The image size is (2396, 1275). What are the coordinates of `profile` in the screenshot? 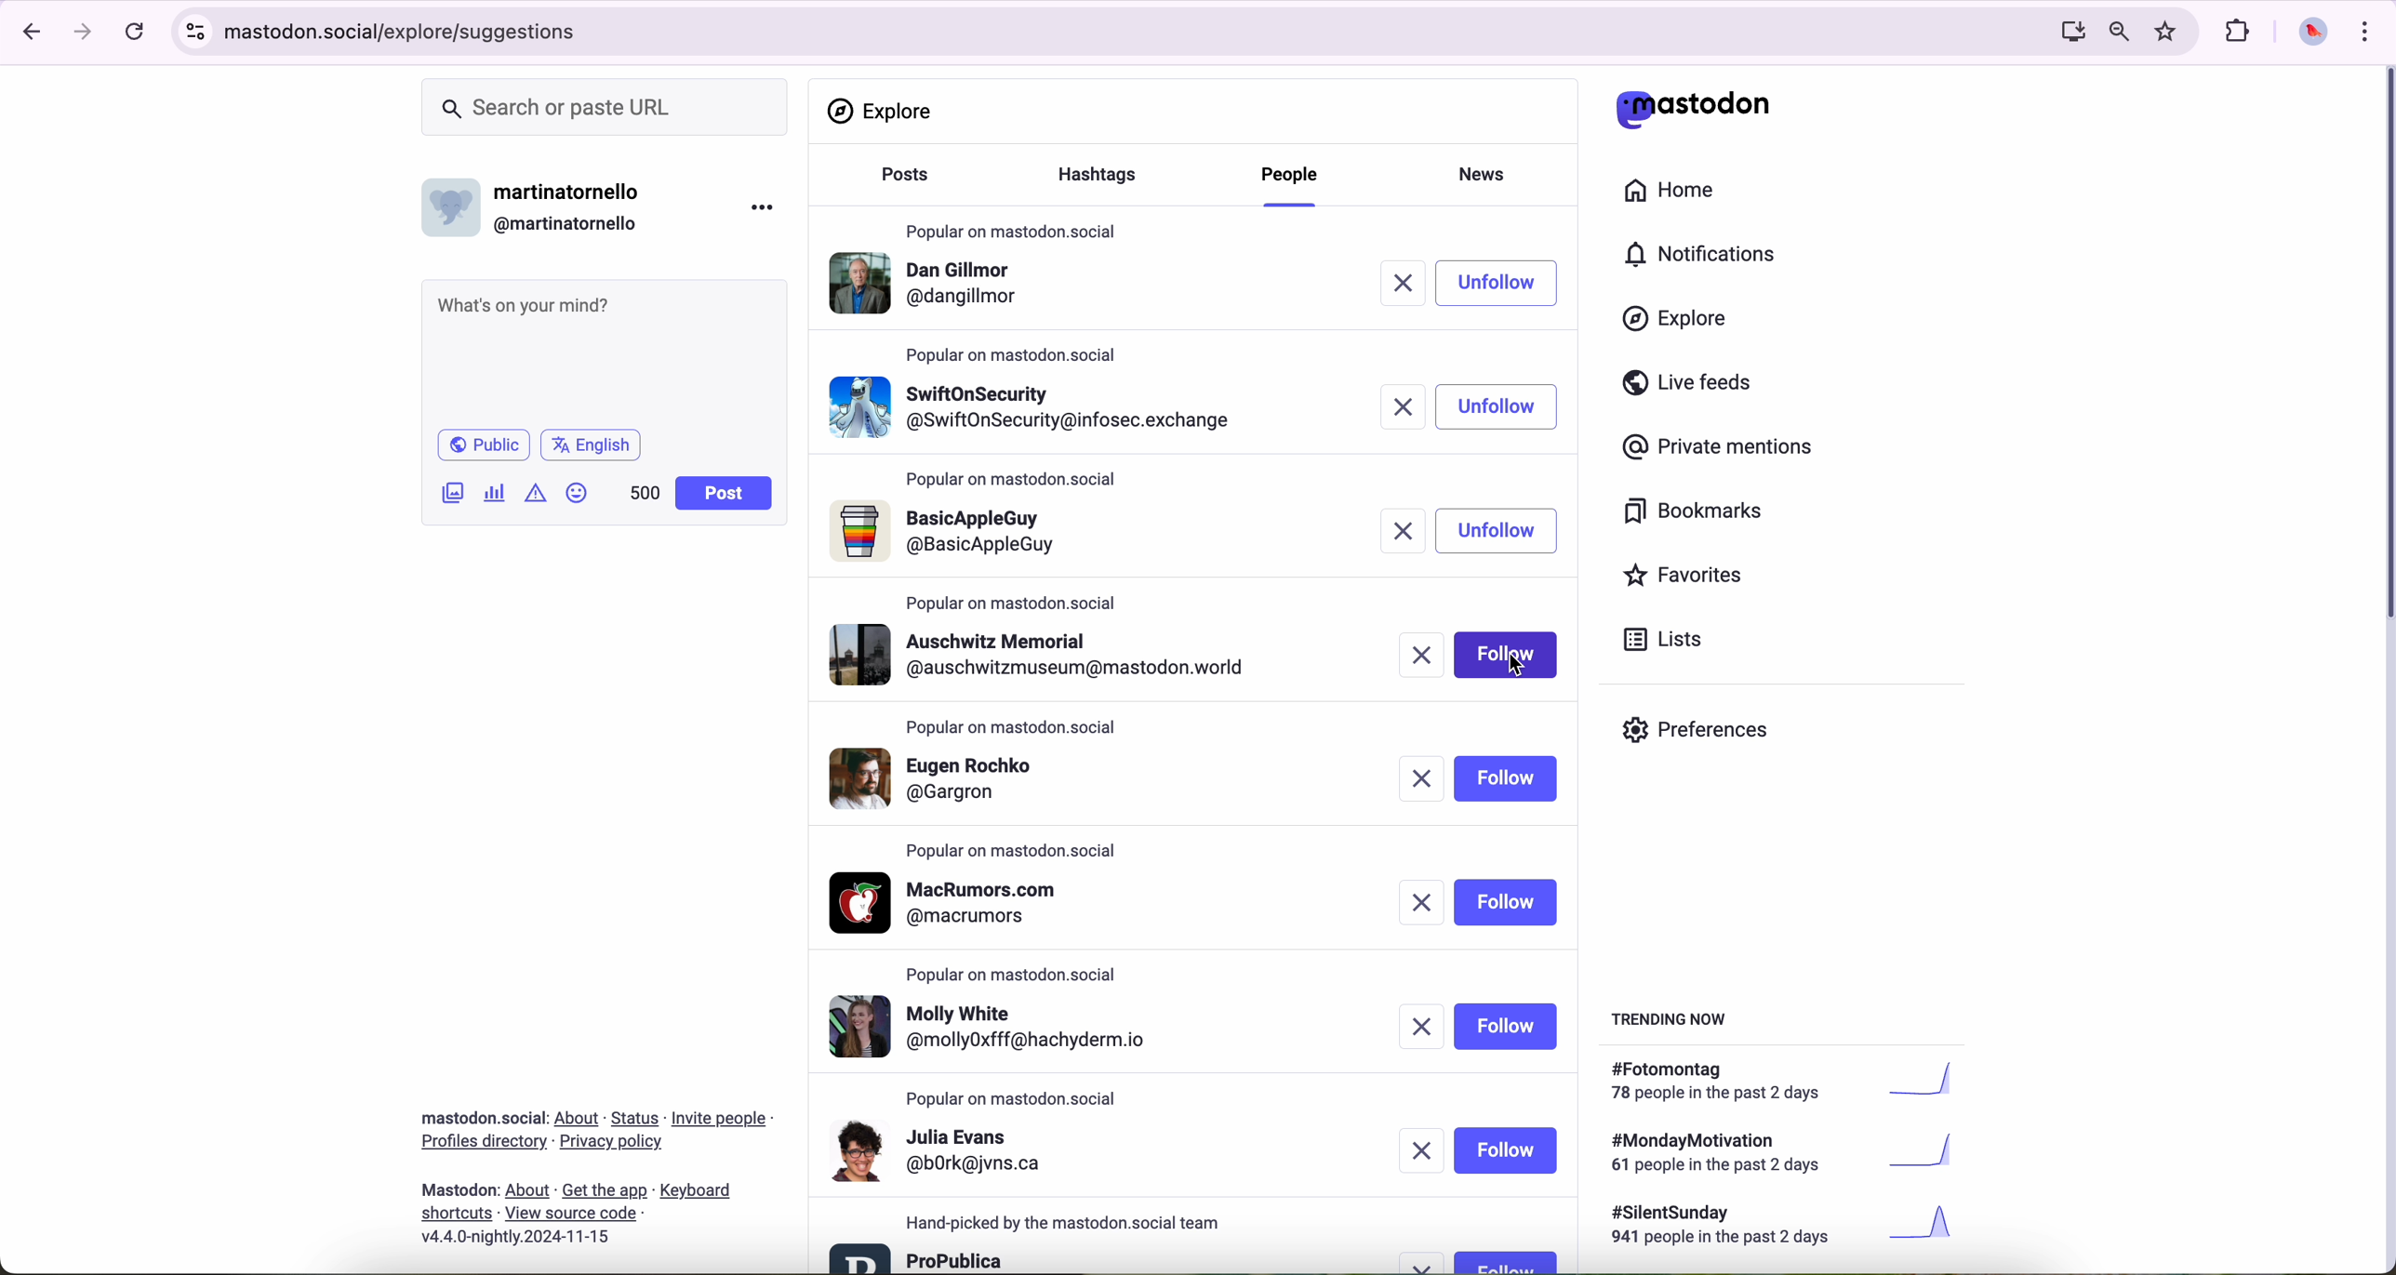 It's located at (931, 287).